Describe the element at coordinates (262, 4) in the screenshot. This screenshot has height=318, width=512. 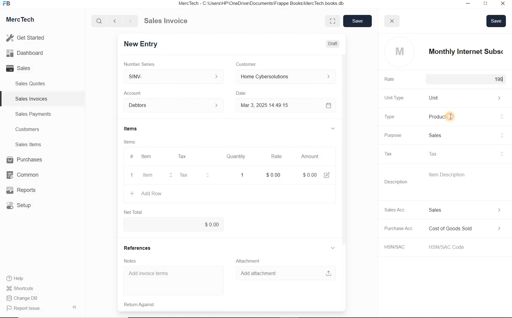
I see `MercTech - C:\Users\HP\OneDrive\Documents\Frappe Books\MercTech books db` at that location.